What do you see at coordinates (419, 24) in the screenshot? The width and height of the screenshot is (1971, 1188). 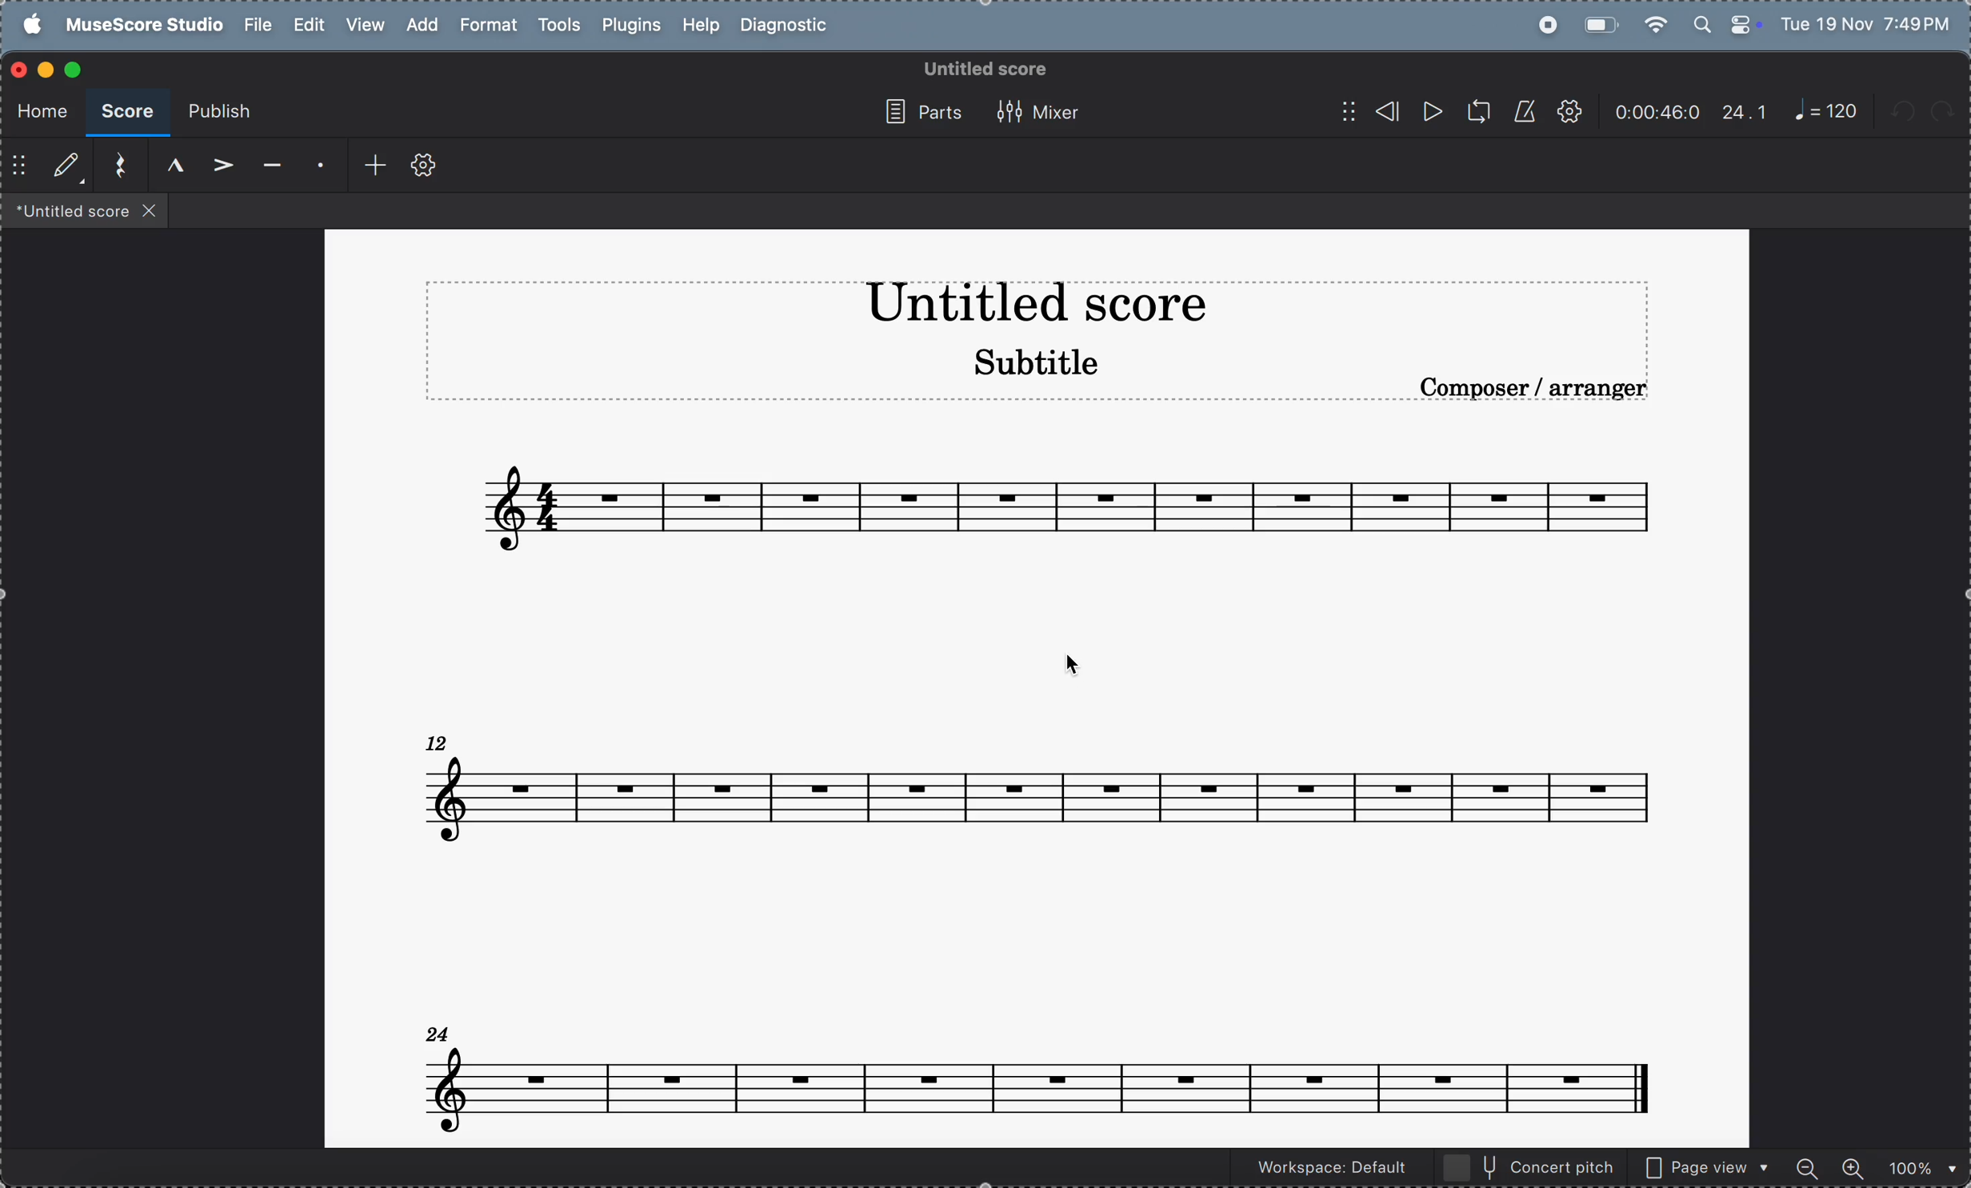 I see `add` at bounding box center [419, 24].